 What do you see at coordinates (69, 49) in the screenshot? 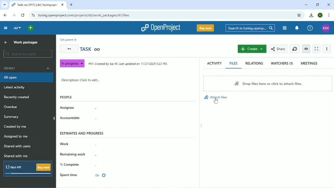
I see `Back` at bounding box center [69, 49].